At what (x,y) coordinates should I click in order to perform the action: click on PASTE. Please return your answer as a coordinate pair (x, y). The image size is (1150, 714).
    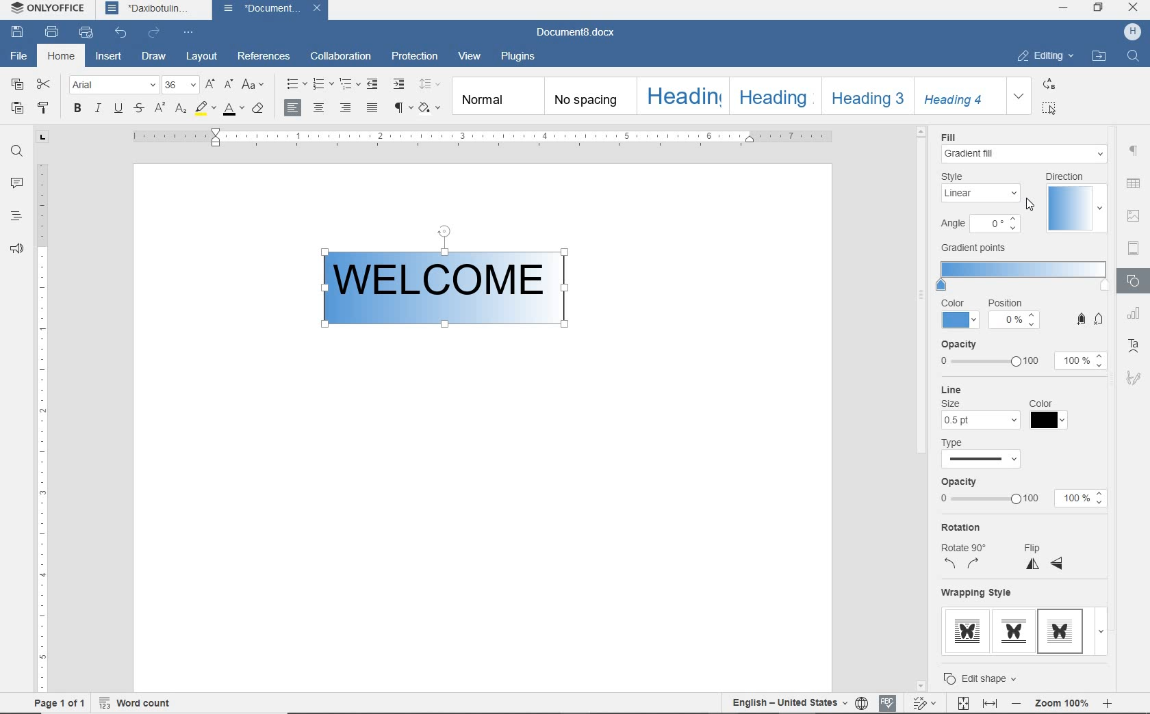
    Looking at the image, I should click on (18, 107).